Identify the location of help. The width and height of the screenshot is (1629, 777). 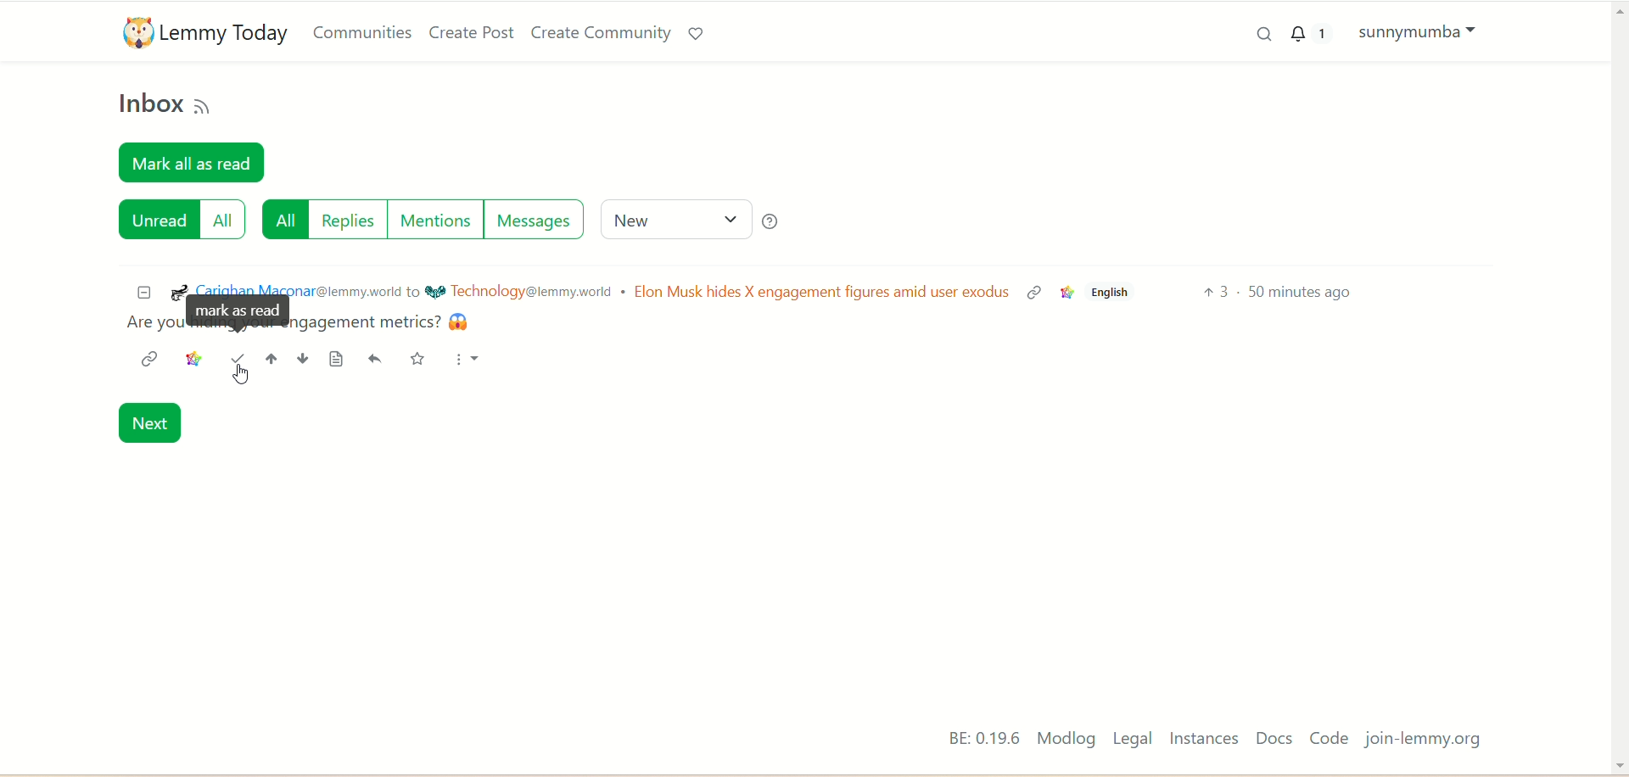
(776, 221).